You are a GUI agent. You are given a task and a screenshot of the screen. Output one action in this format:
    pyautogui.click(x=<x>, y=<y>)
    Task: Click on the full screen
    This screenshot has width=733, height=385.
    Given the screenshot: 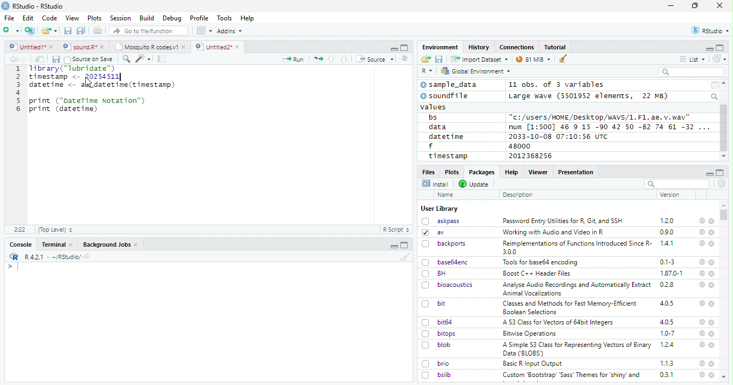 What is the action you would take?
    pyautogui.click(x=720, y=173)
    